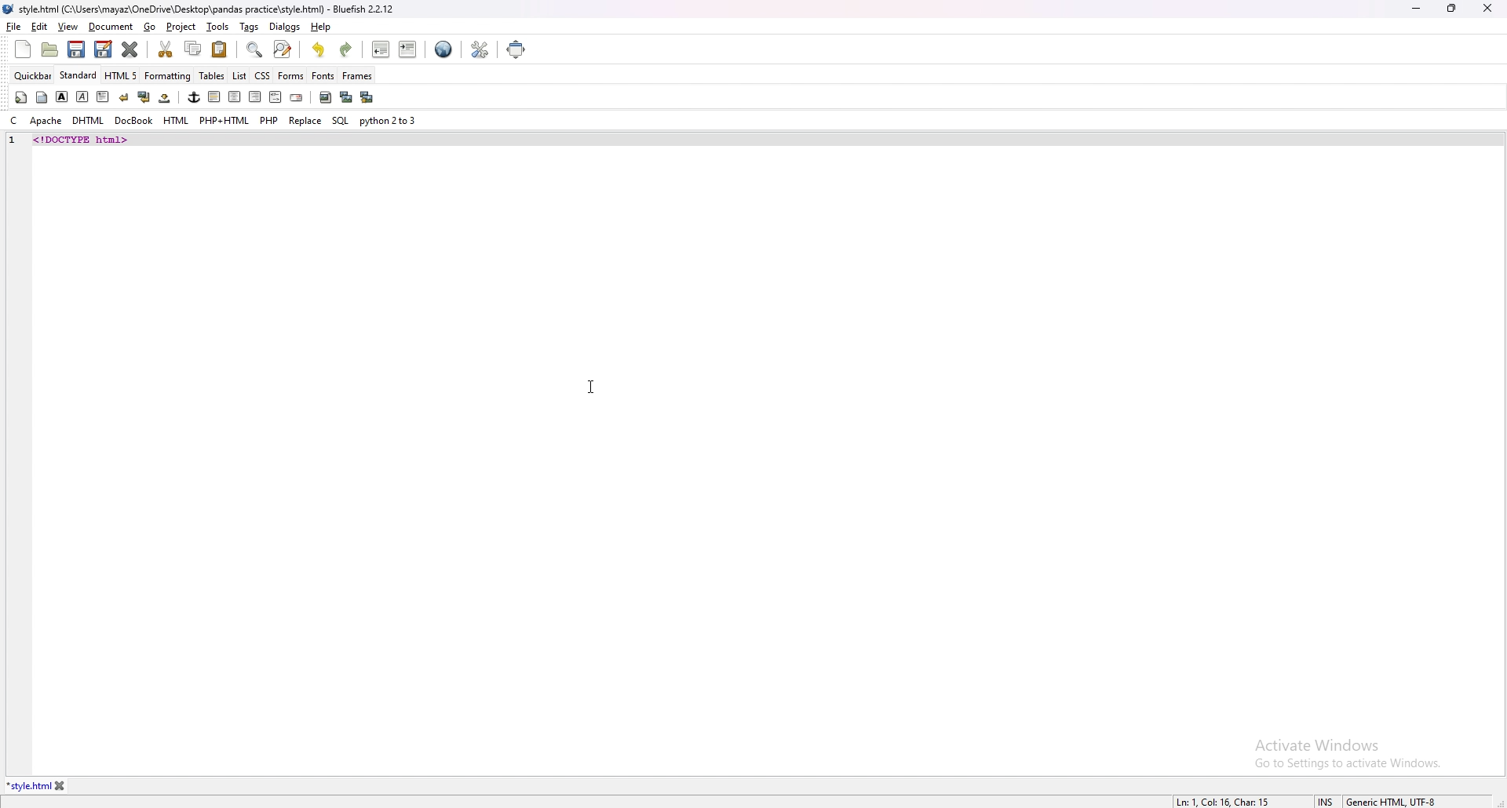  I want to click on save as, so click(103, 49).